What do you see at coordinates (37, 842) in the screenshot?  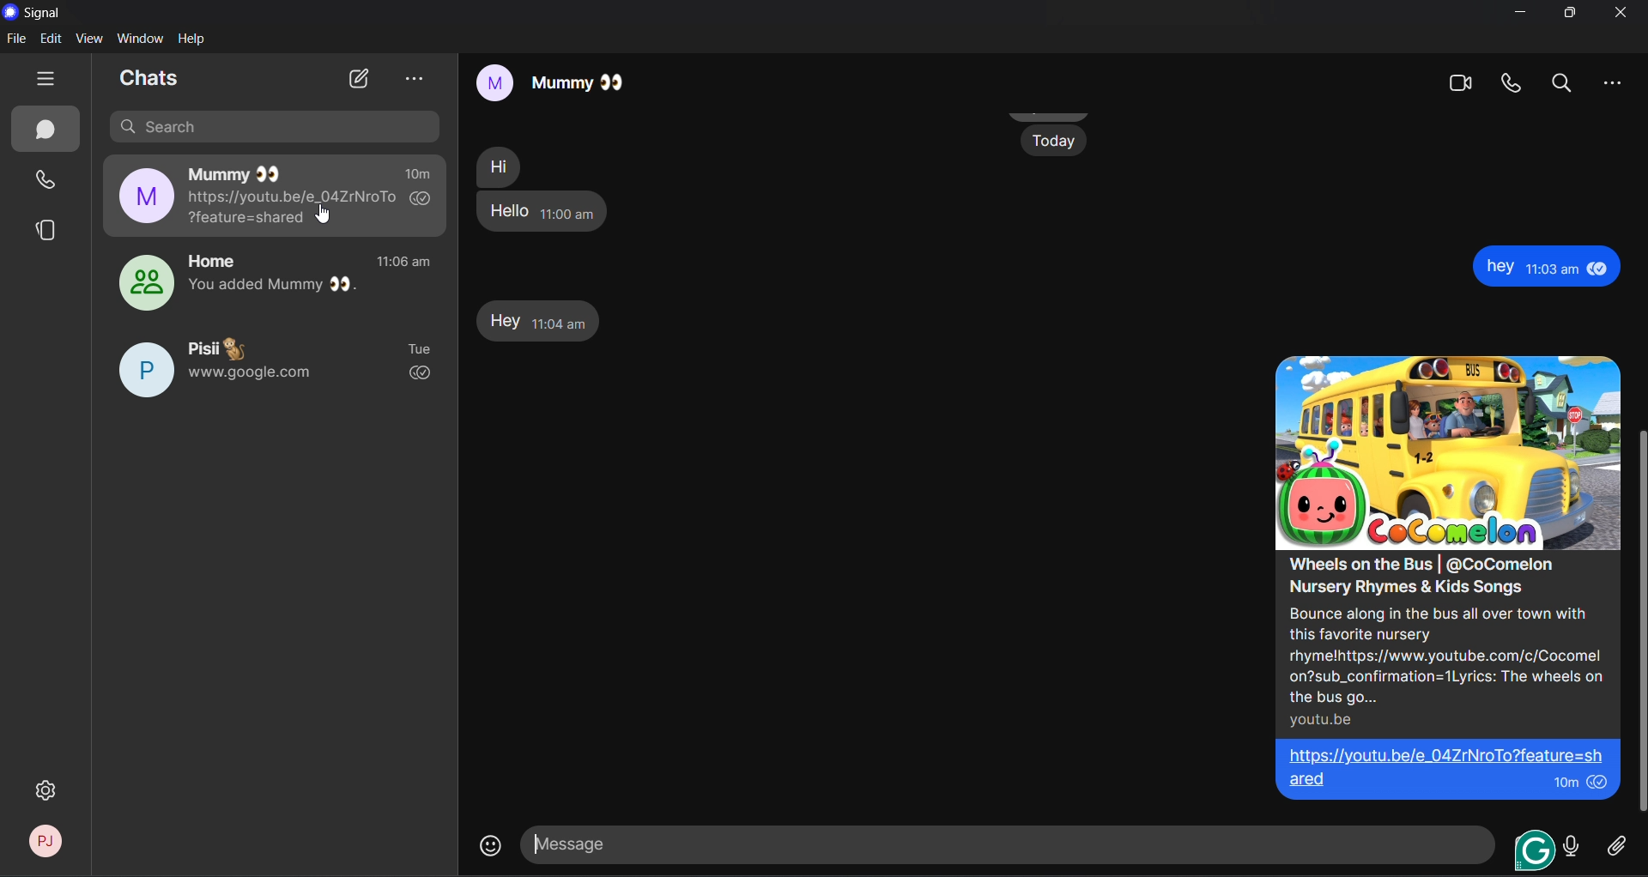 I see `profile` at bounding box center [37, 842].